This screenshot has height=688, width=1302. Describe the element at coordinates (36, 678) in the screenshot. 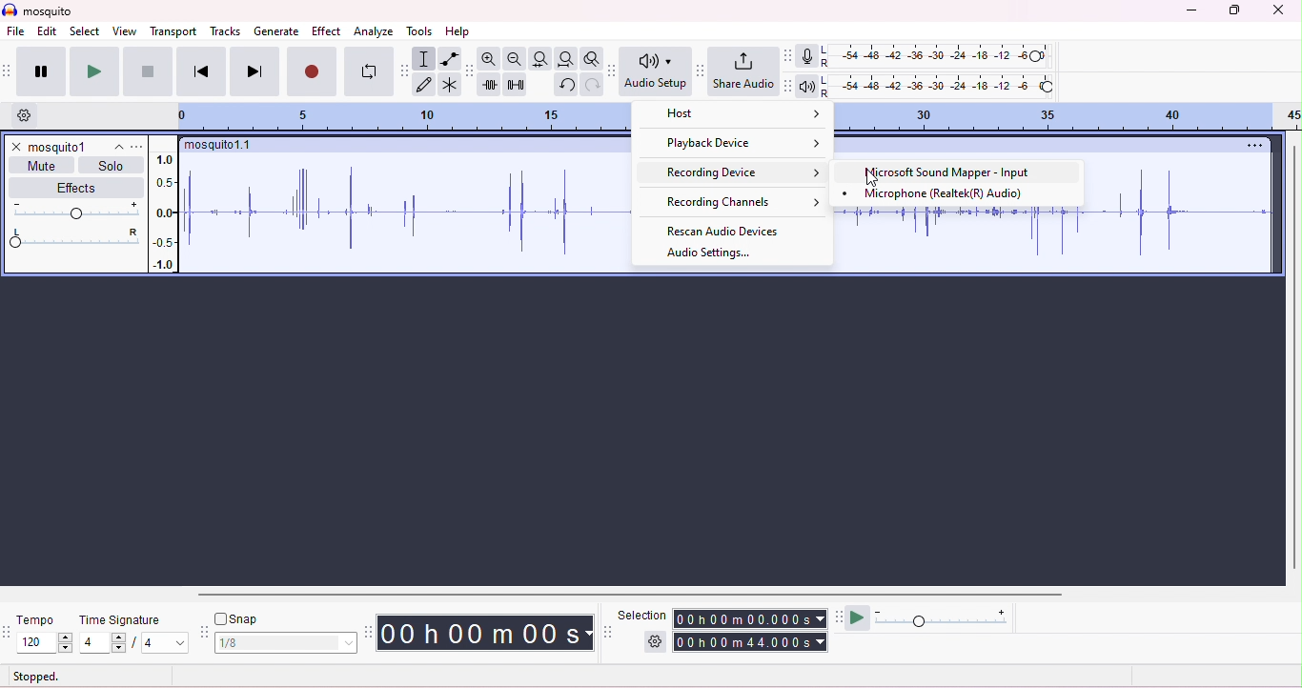

I see `stopped` at that location.